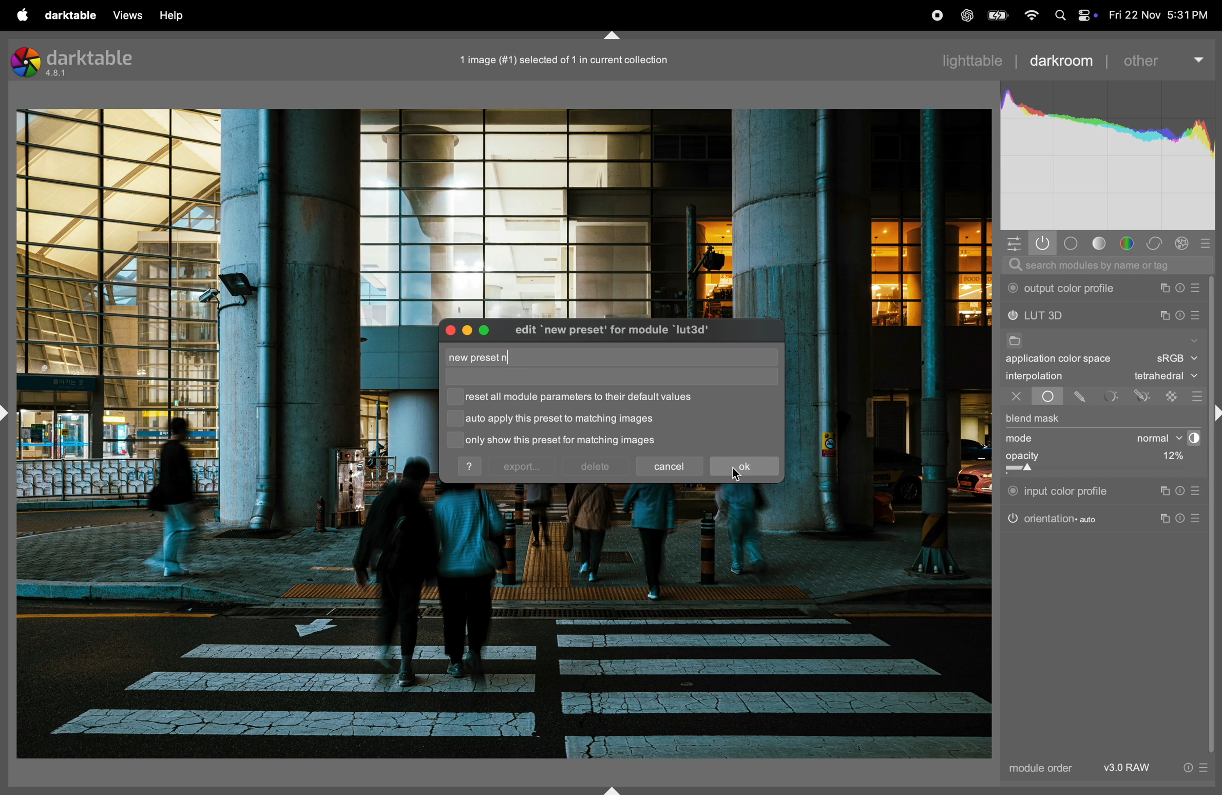  Describe the element at coordinates (1163, 491) in the screenshot. I see `instance` at that location.